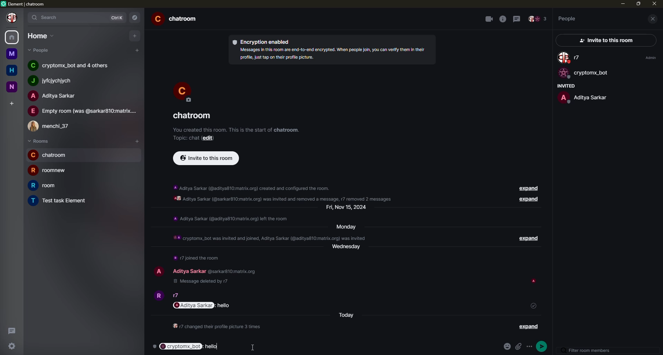 This screenshot has width=663, height=355. What do you see at coordinates (231, 219) in the screenshot?
I see `info` at bounding box center [231, 219].